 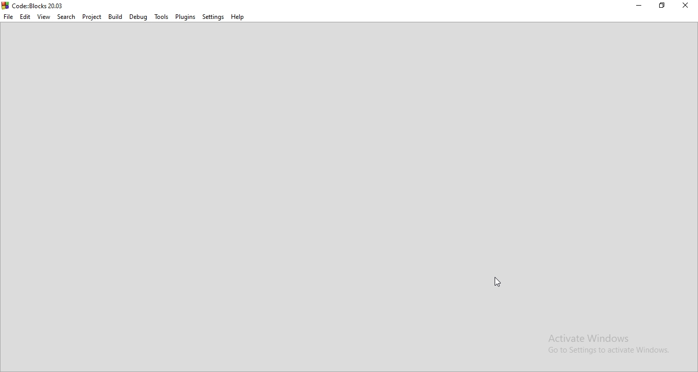 What do you see at coordinates (138, 17) in the screenshot?
I see `Debug ` at bounding box center [138, 17].